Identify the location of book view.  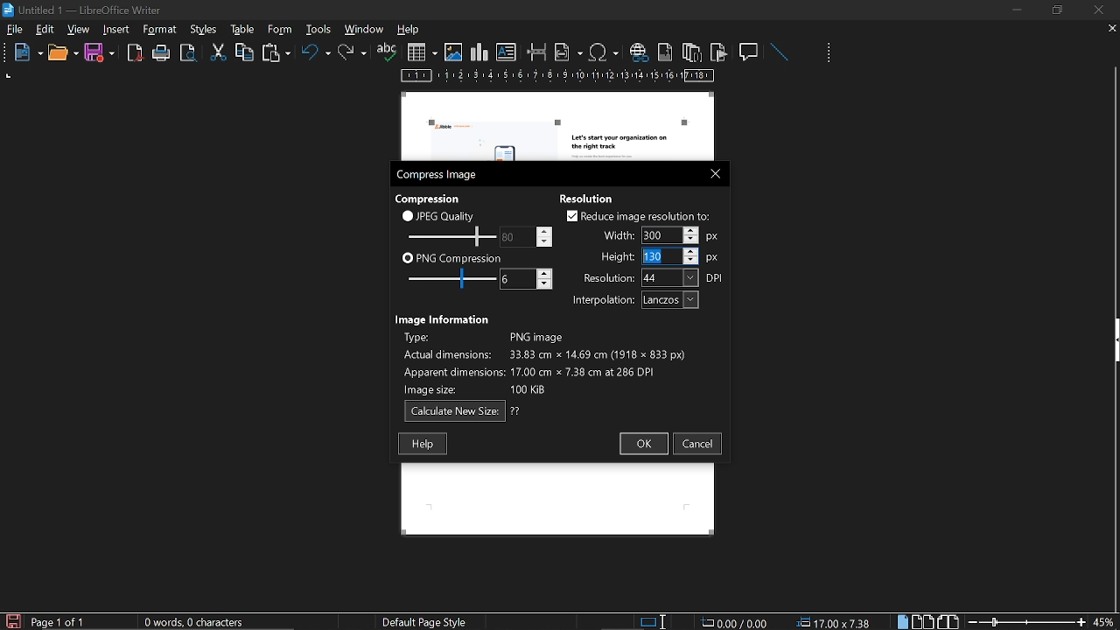
(948, 622).